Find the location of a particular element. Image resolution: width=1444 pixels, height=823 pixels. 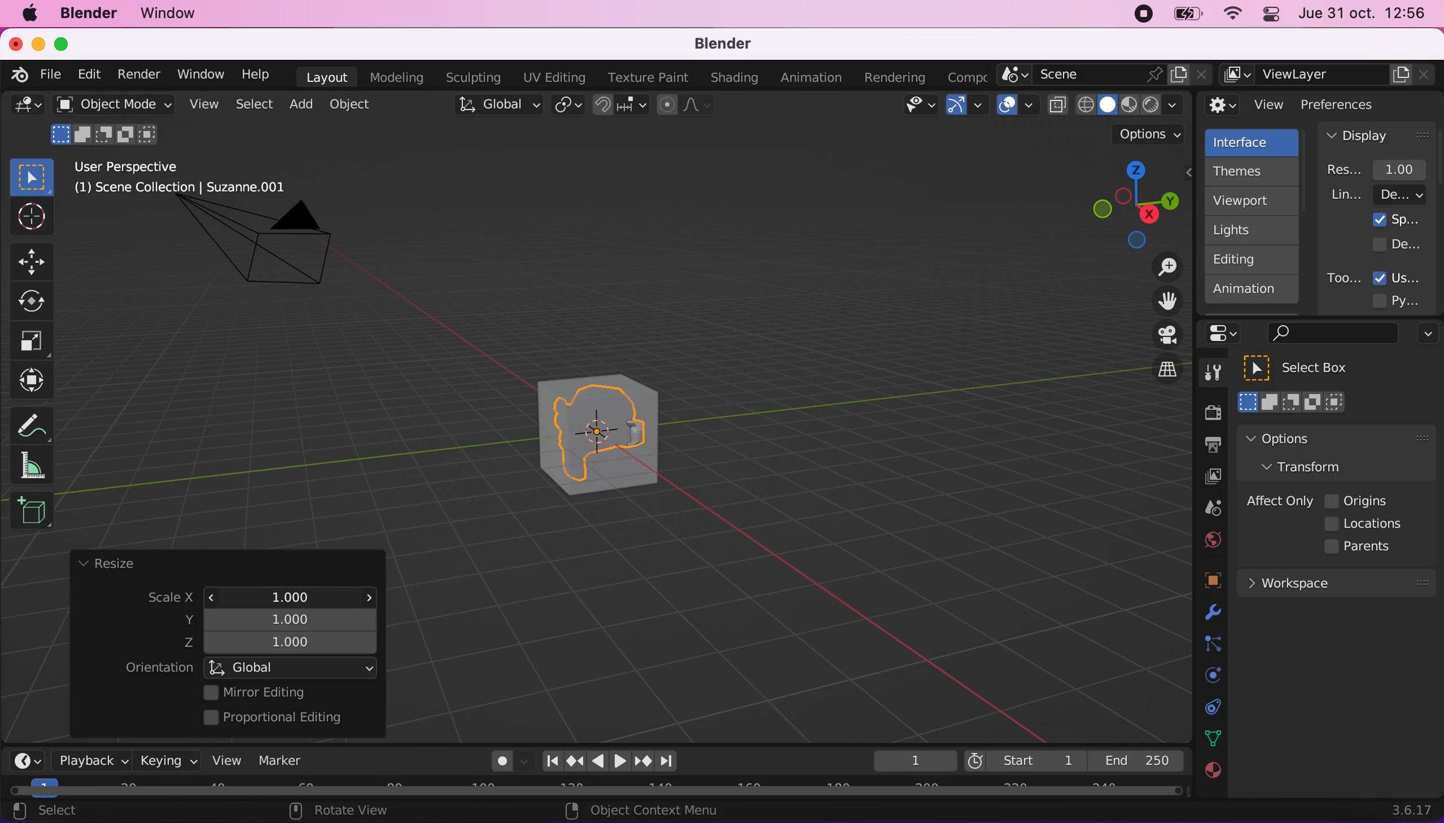

scene is located at coordinates (1105, 75).